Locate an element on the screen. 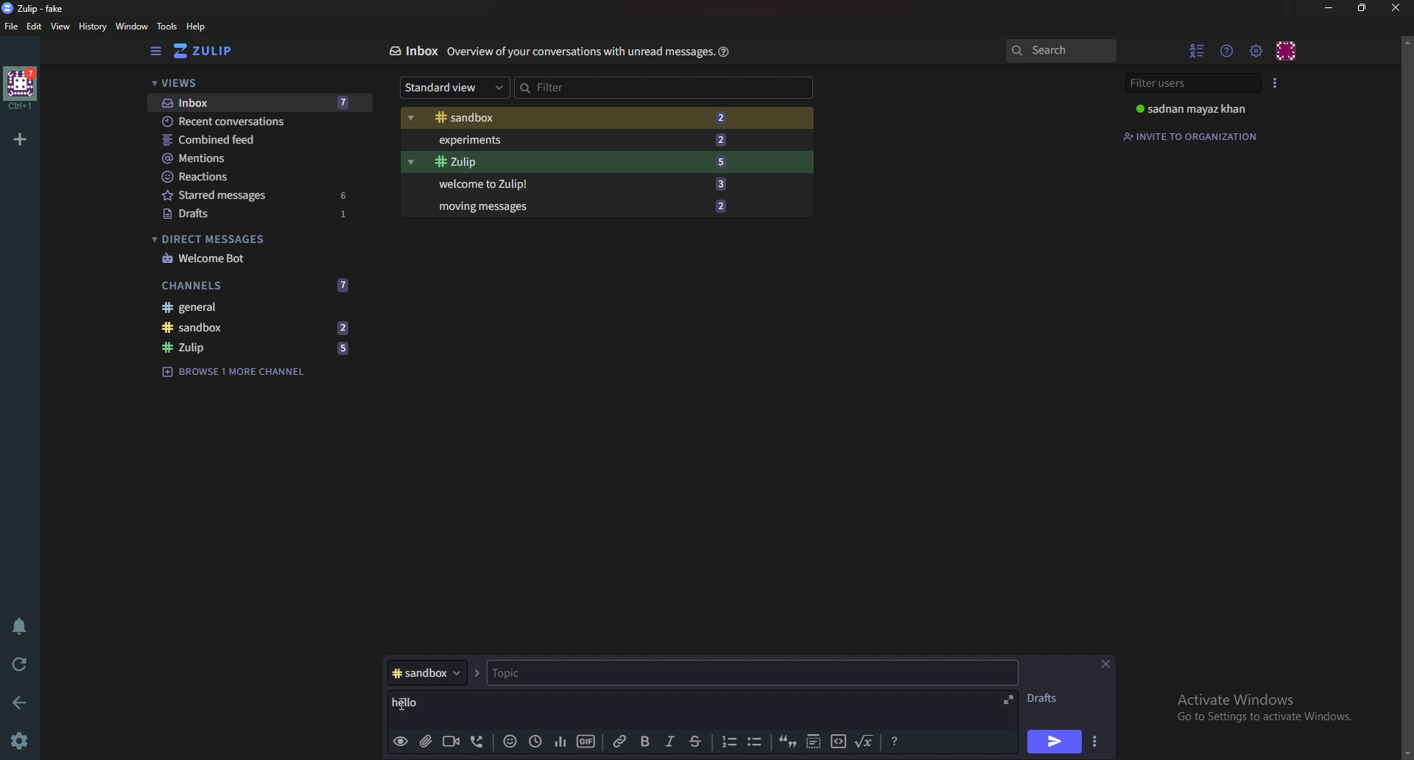 Image resolution: width=1414 pixels, height=760 pixels. Reload is located at coordinates (18, 662).